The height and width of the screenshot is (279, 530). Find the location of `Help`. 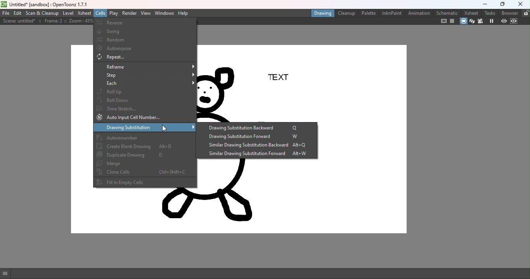

Help is located at coordinates (185, 13).